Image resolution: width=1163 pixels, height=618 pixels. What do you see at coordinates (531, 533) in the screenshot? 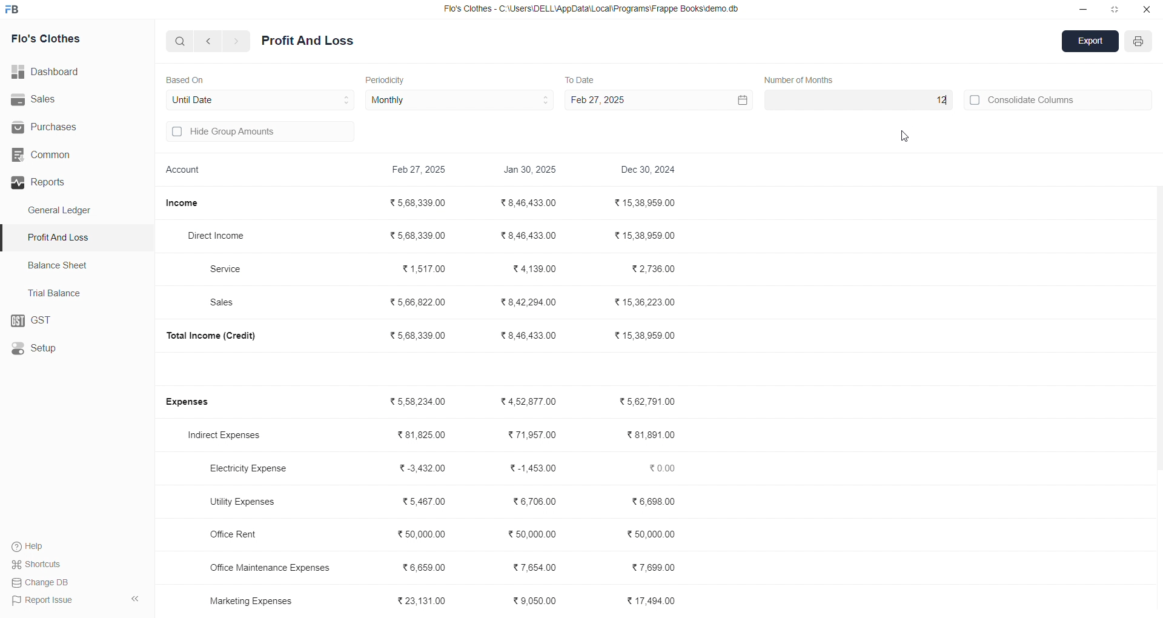
I see `₹50,000.00` at bounding box center [531, 533].